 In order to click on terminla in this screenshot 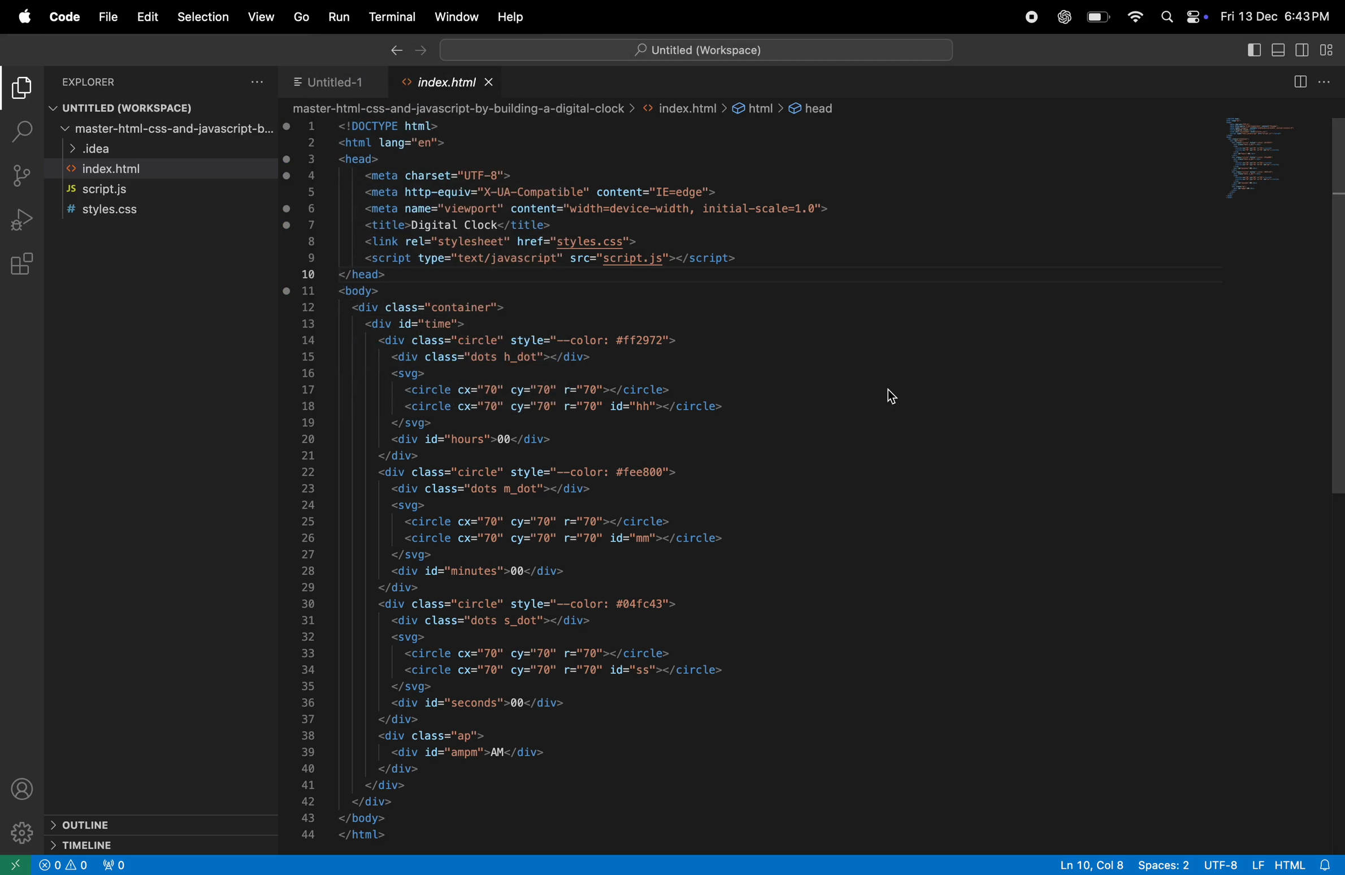, I will do `click(391, 16)`.